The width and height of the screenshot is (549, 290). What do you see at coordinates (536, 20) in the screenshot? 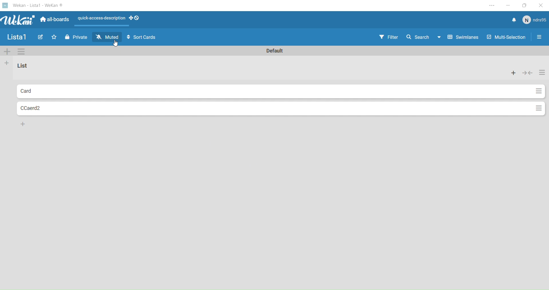
I see `User` at bounding box center [536, 20].